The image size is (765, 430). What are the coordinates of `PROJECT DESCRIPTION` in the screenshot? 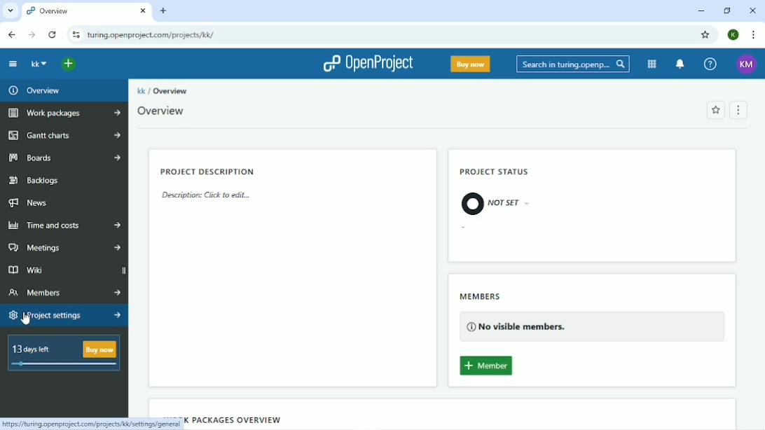 It's located at (207, 173).